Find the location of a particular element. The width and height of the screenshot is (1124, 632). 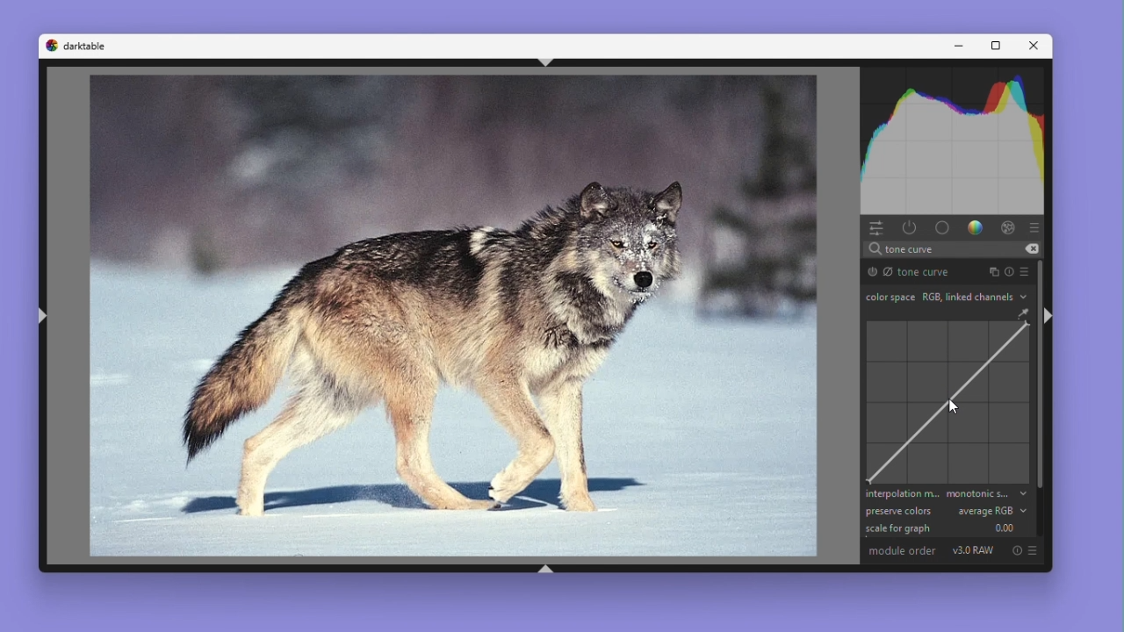

Instance is located at coordinates (994, 271).